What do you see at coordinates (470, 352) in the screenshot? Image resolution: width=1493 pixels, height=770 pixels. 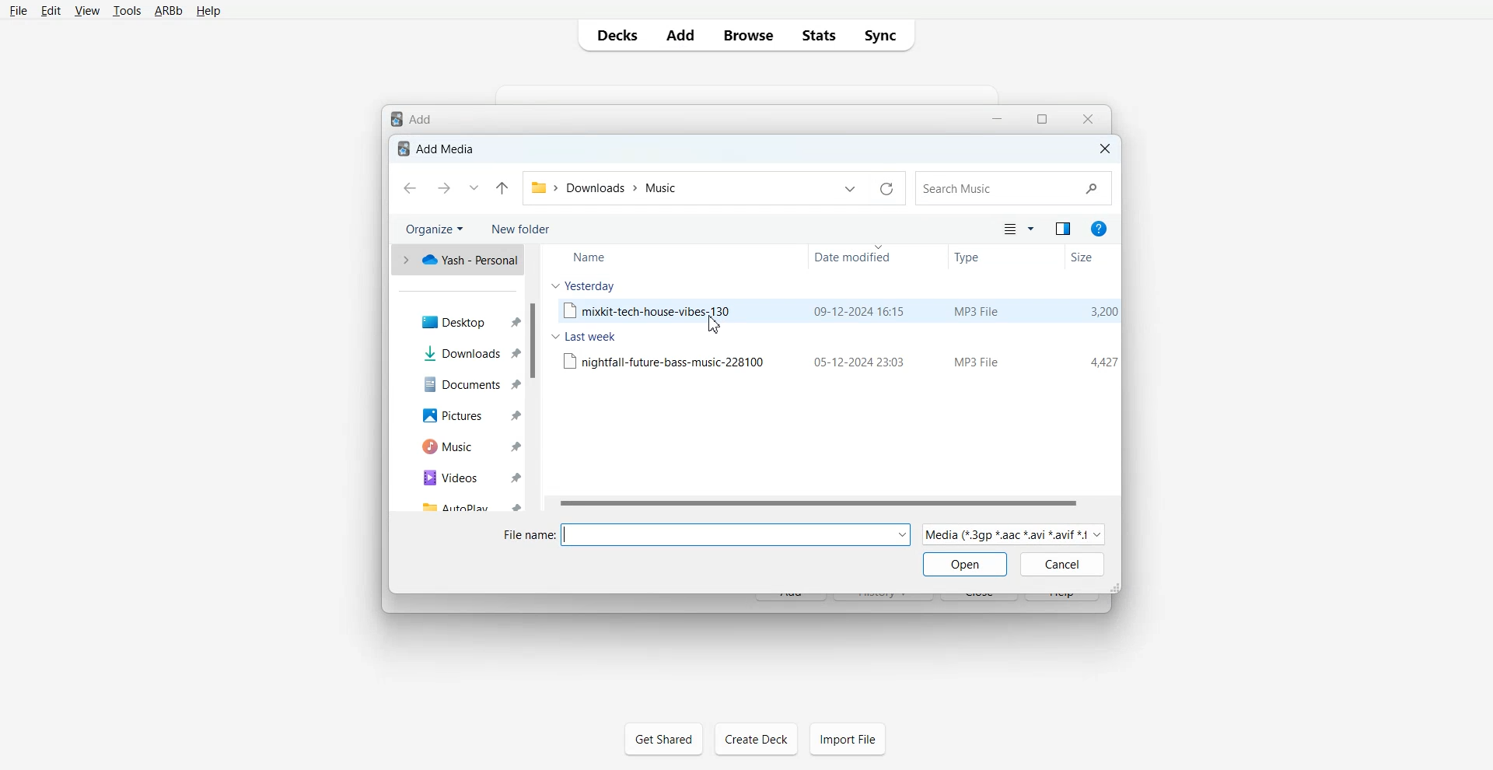 I see `Downloads` at bounding box center [470, 352].